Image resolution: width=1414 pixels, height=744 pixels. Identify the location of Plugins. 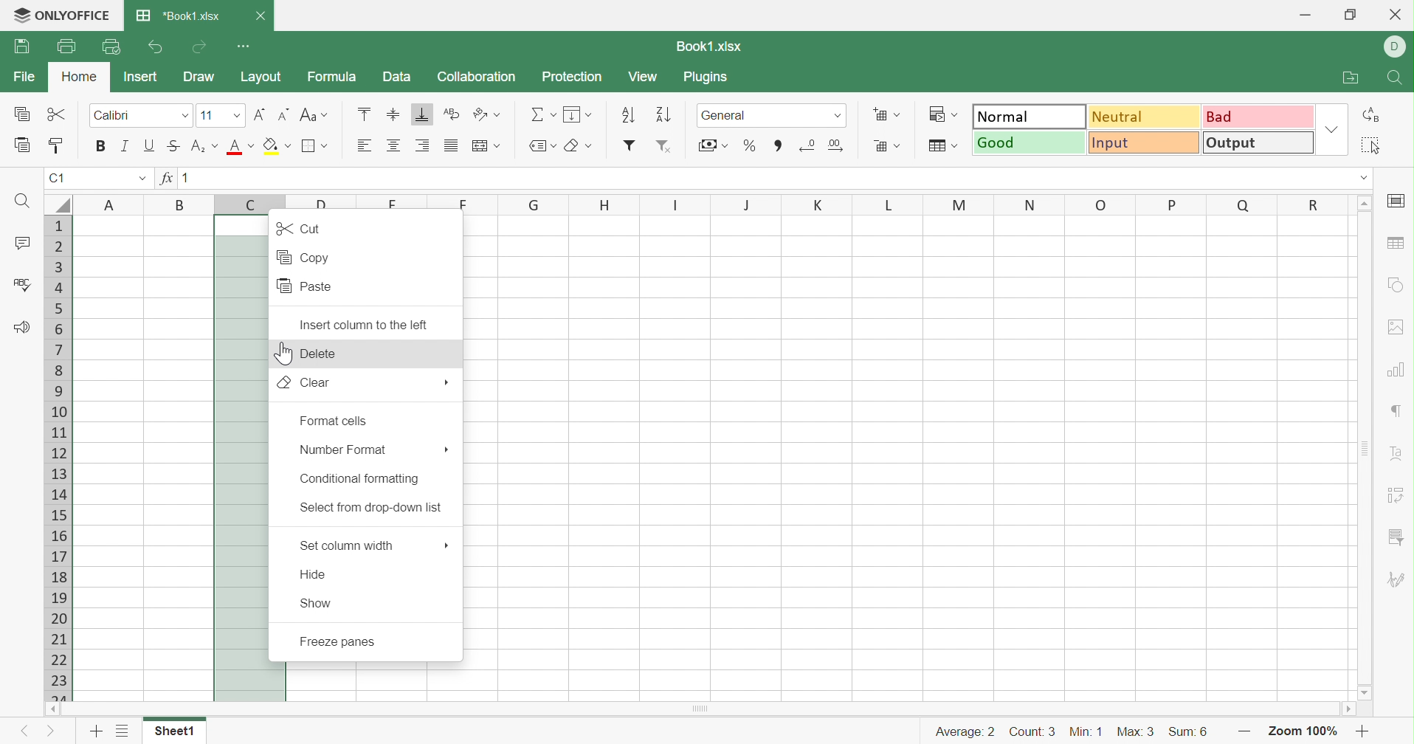
(708, 77).